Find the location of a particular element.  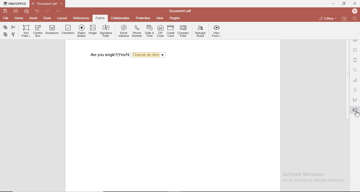

Activate Windows
Go to Settings to activate Windows is located at coordinates (312, 179).